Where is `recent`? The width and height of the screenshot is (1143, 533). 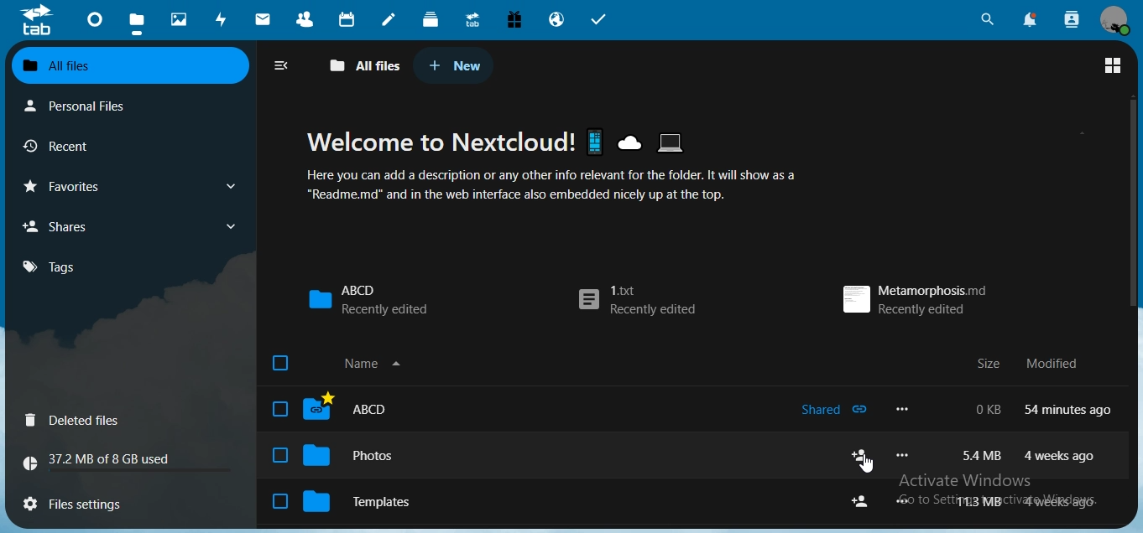
recent is located at coordinates (86, 147).